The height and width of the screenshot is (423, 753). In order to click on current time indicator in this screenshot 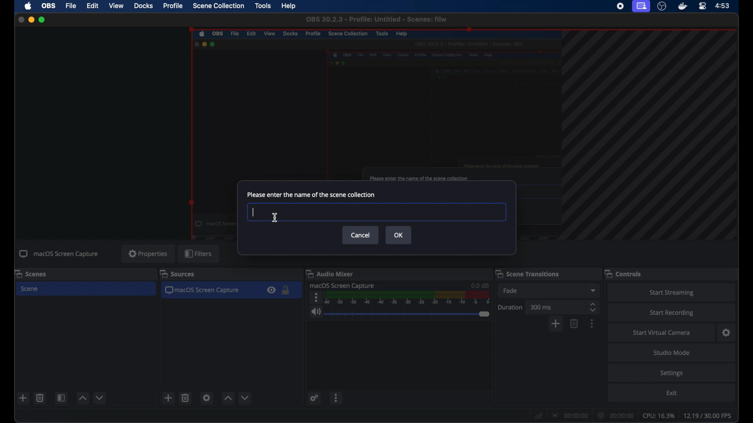, I will do `click(617, 414)`.